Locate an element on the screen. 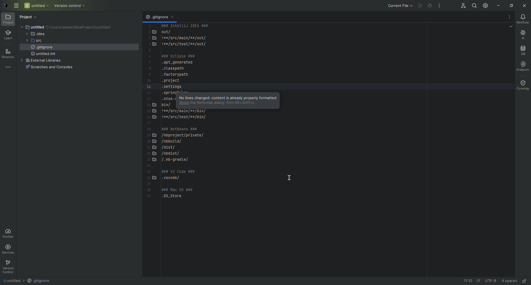  Untitled is located at coordinates (10, 280).